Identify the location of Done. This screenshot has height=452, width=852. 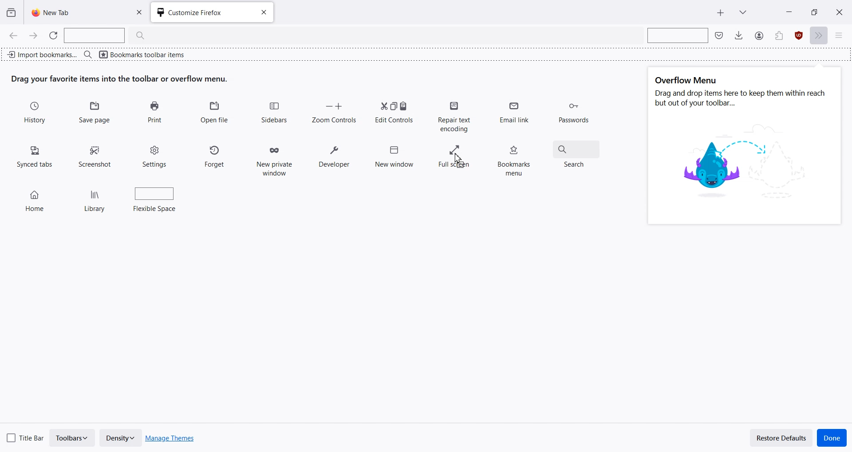
(832, 438).